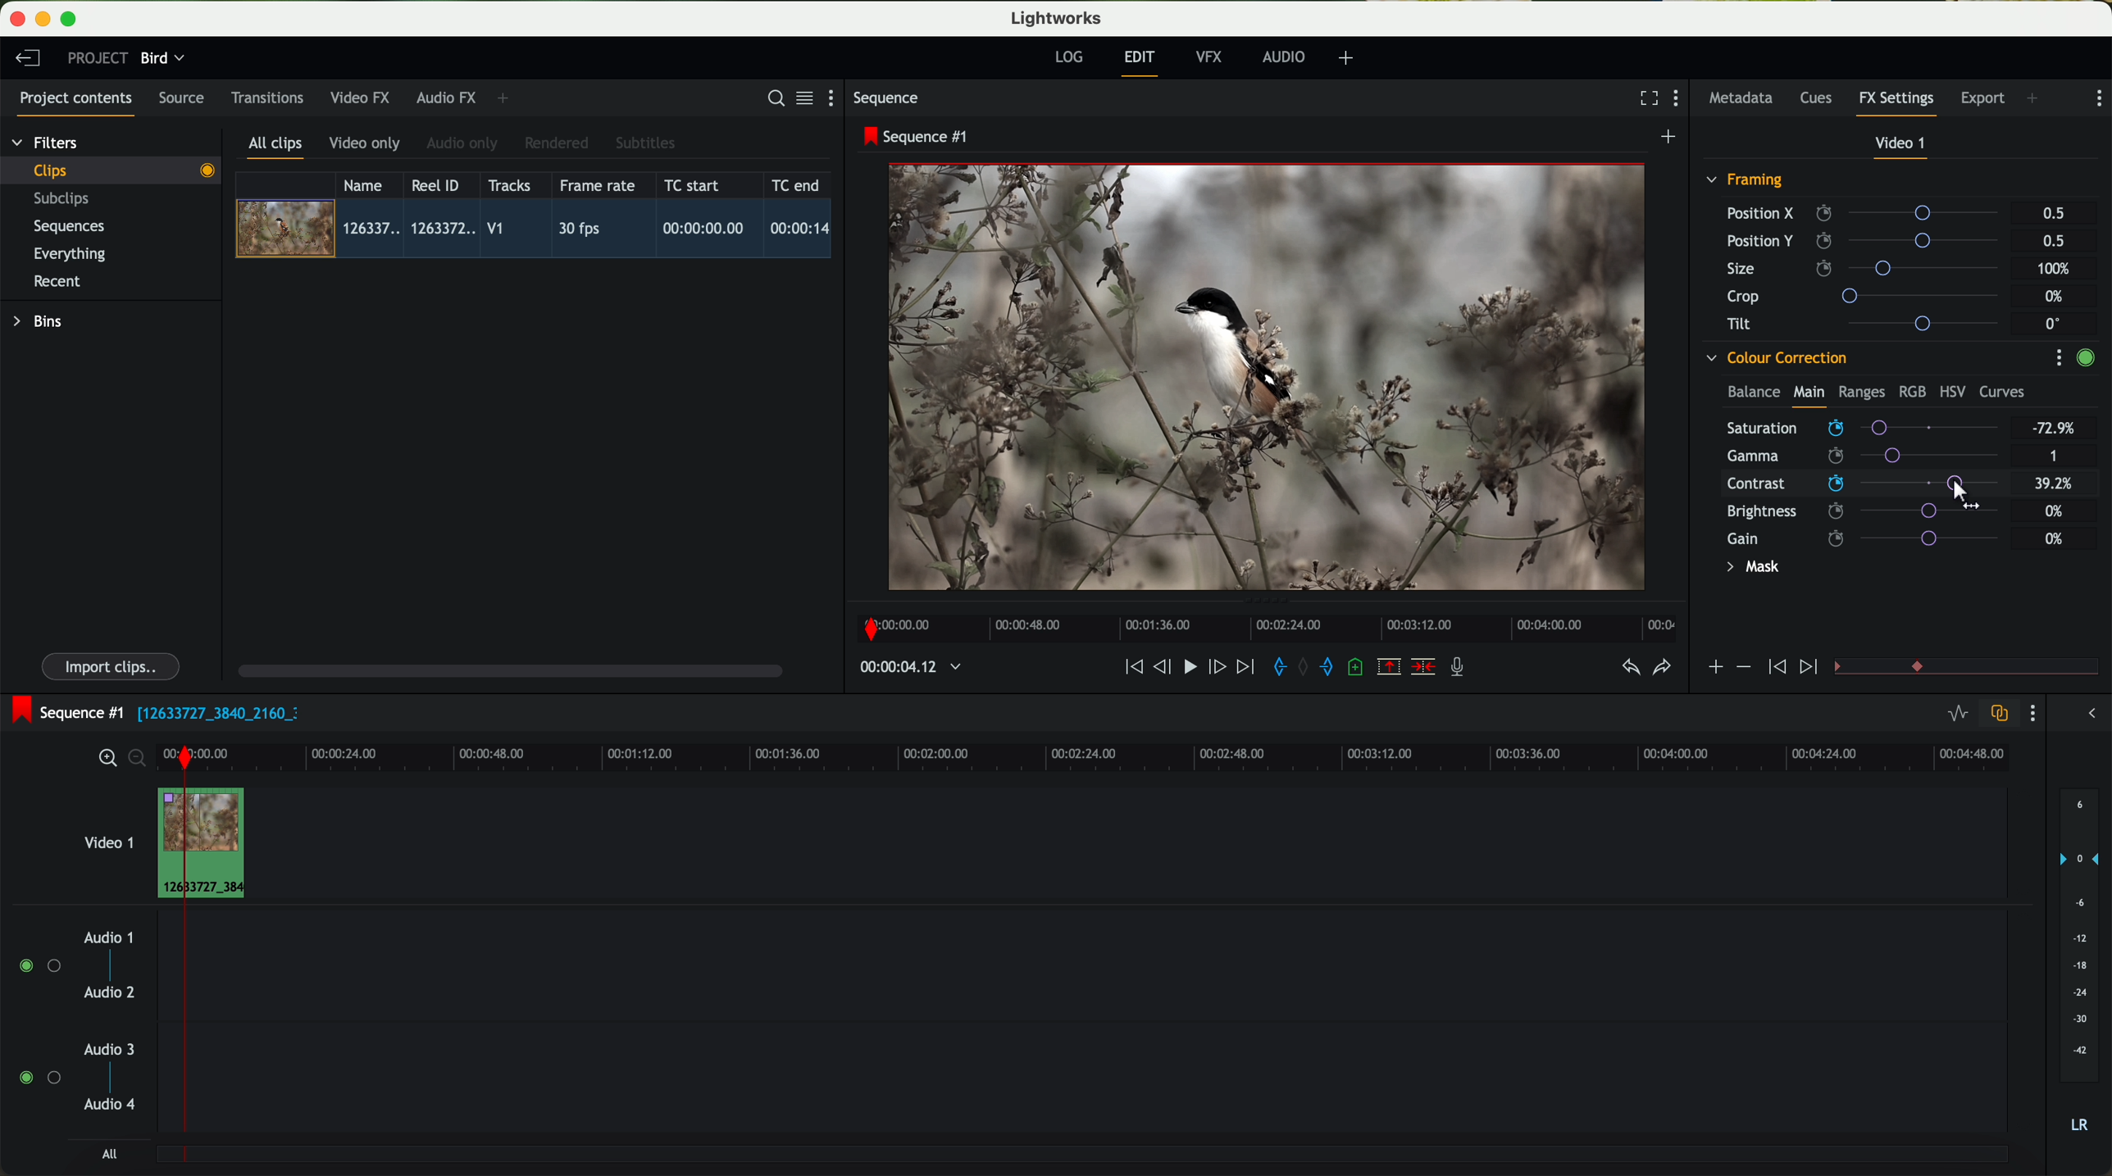  Describe the element at coordinates (1714, 669) in the screenshot. I see `icon` at that location.